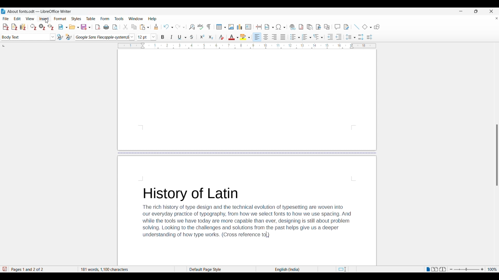 Image resolution: width=499 pixels, height=280 pixels. I want to click on Insert endnote, so click(310, 27).